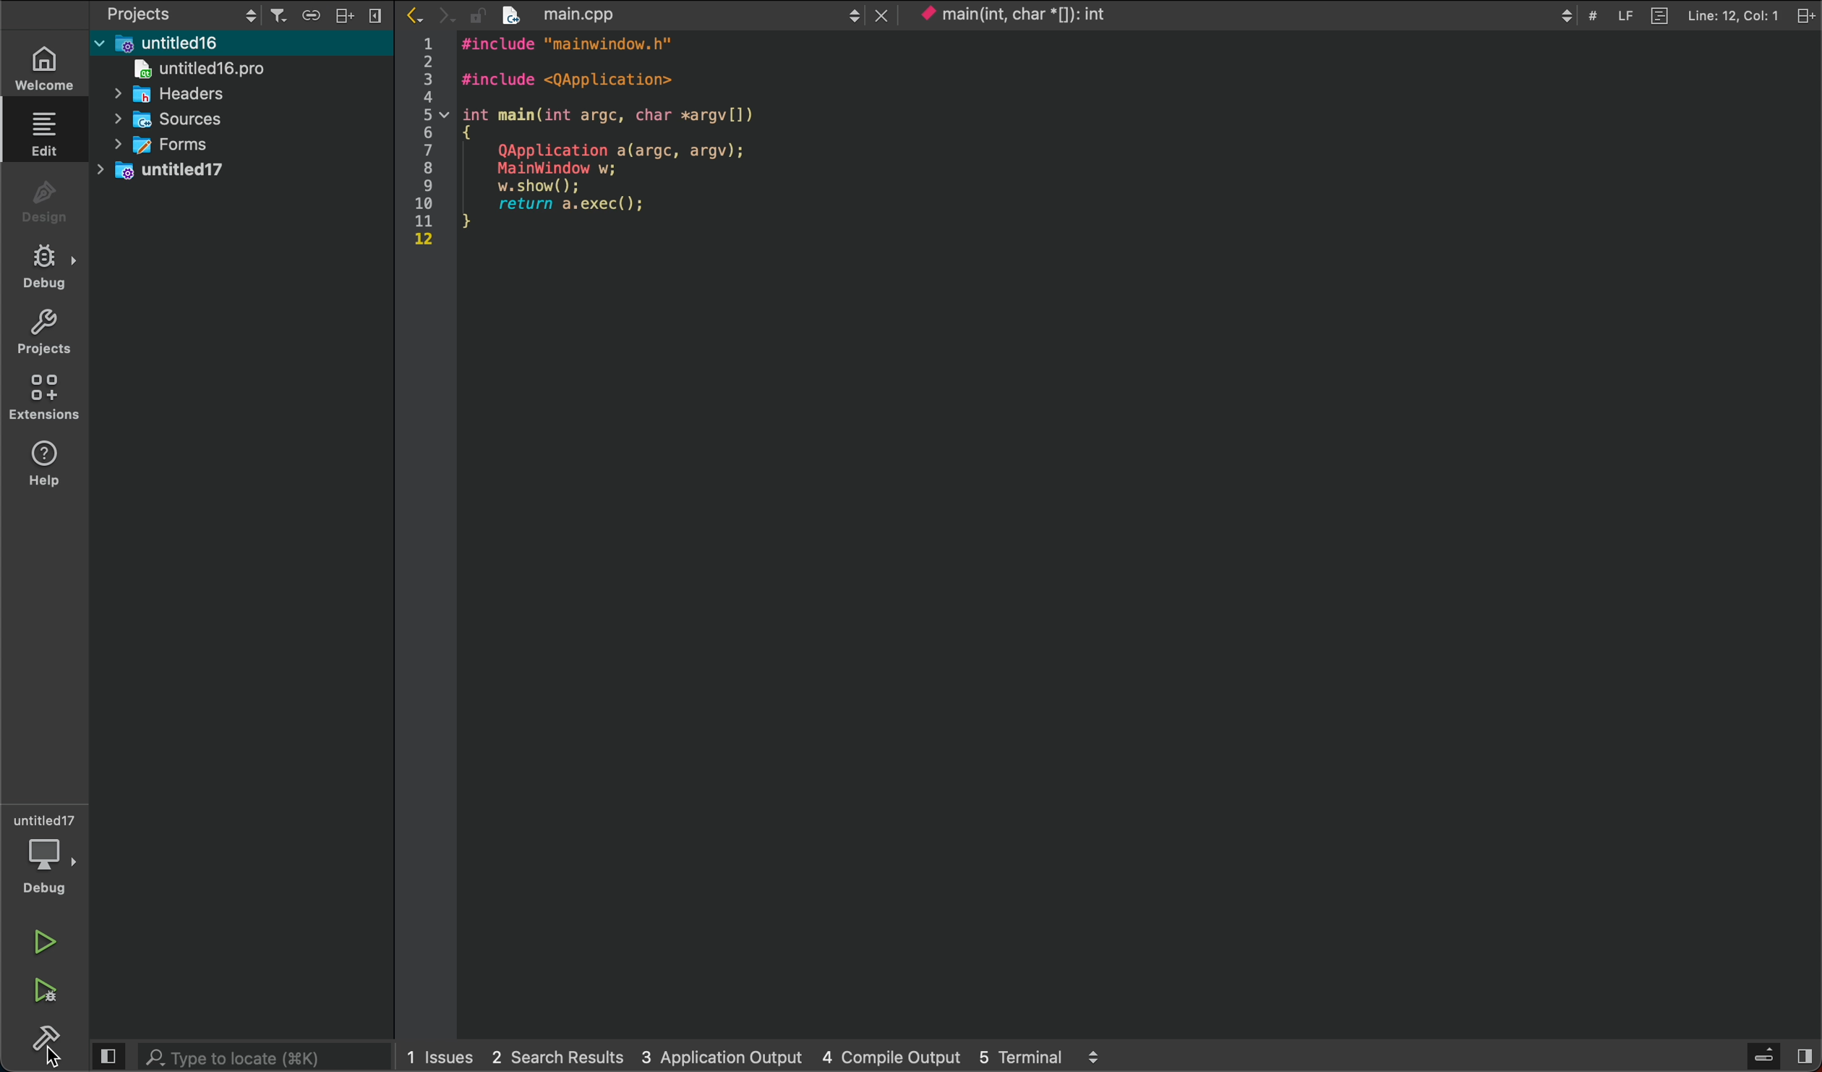 Image resolution: width=1822 pixels, height=1072 pixels. Describe the element at coordinates (1628, 16) in the screenshot. I see `LF` at that location.